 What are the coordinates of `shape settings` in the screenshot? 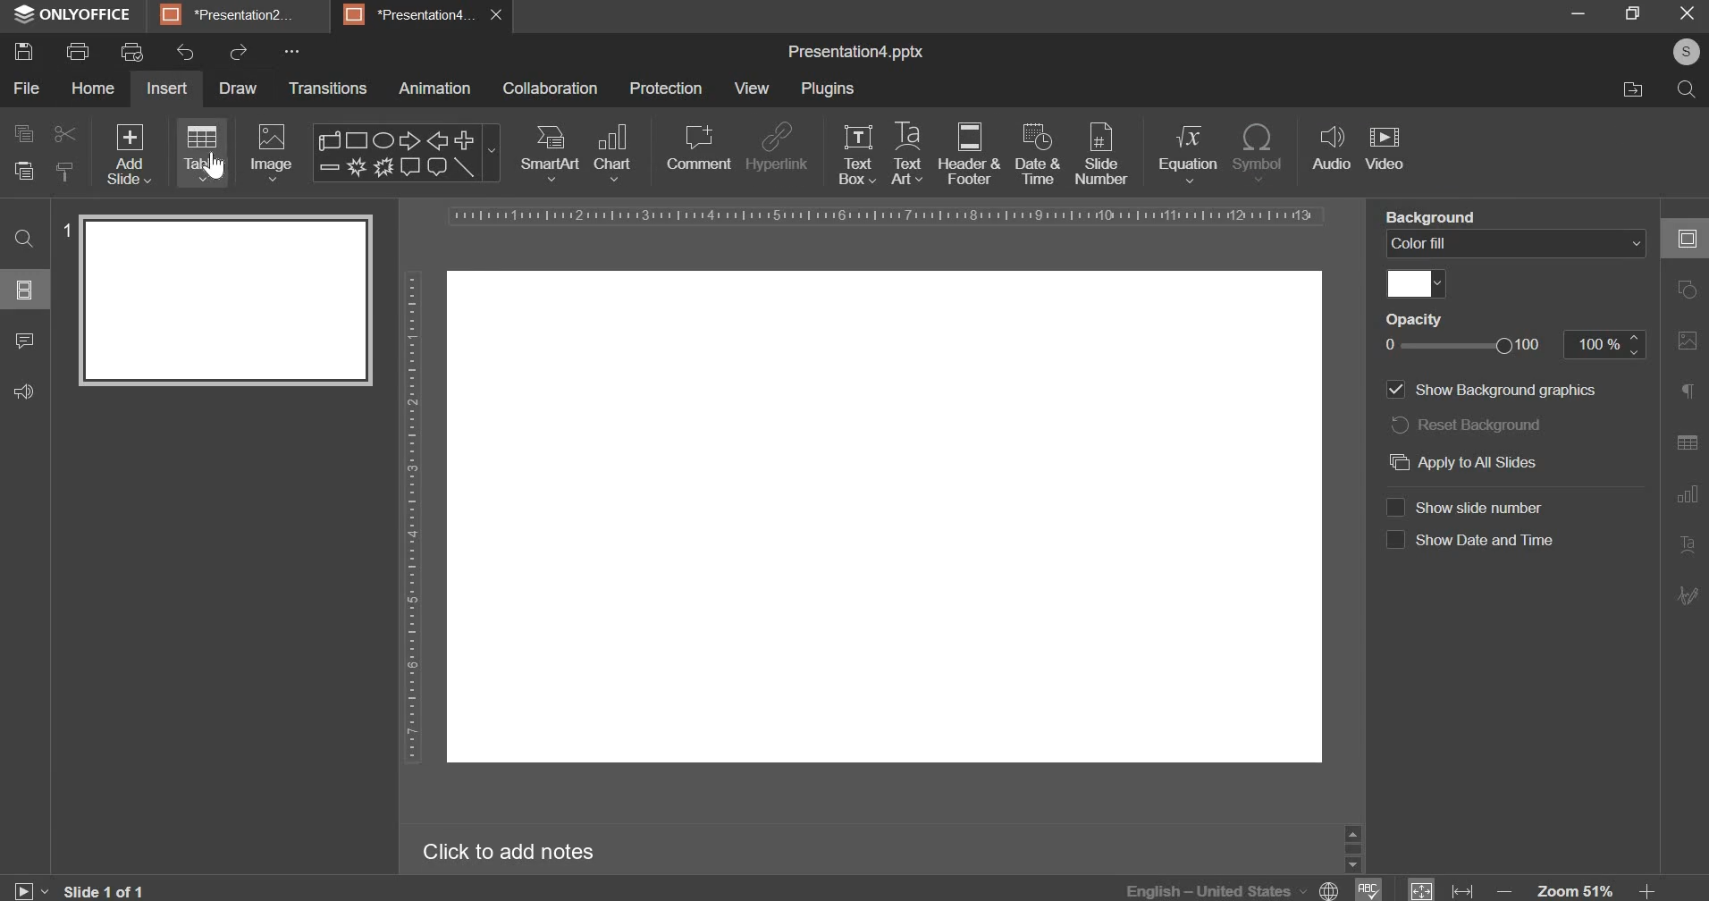 It's located at (1692, 290).